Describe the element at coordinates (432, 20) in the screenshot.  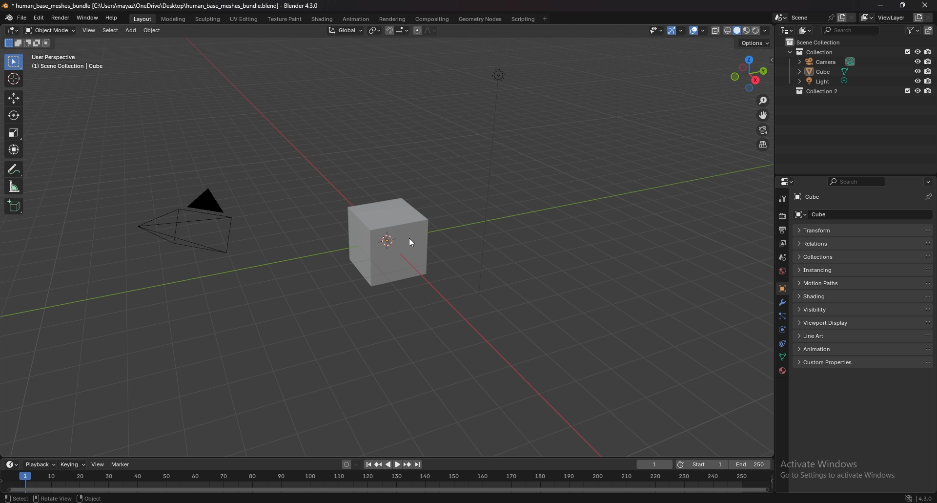
I see `compositing` at that location.